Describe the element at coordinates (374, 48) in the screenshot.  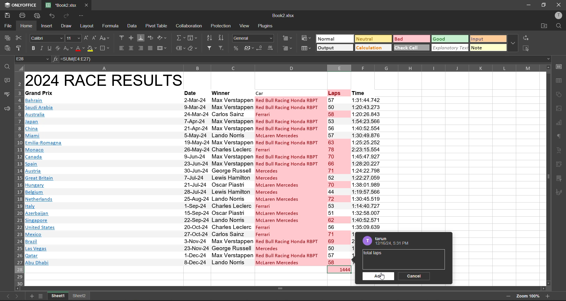
I see `calculation` at that location.